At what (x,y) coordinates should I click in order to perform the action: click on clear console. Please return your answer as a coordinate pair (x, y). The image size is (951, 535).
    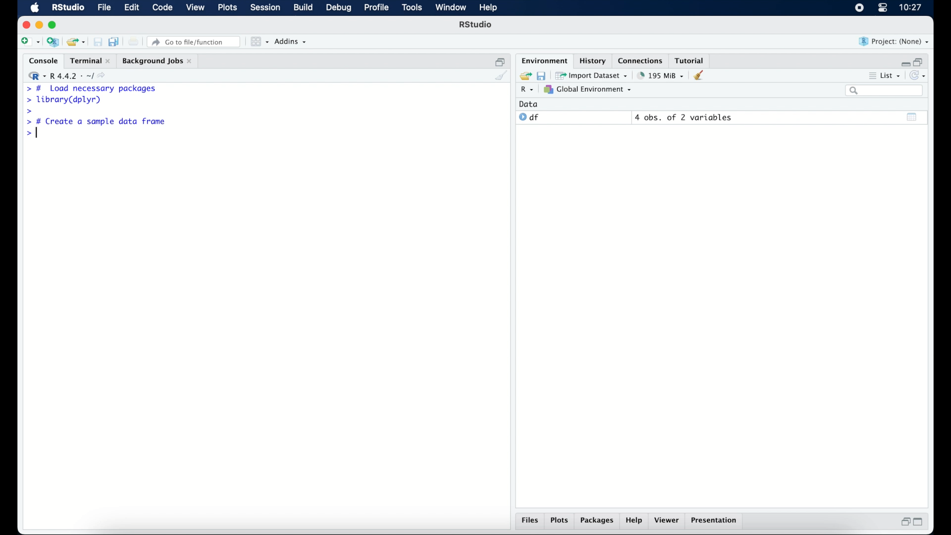
    Looking at the image, I should click on (500, 76).